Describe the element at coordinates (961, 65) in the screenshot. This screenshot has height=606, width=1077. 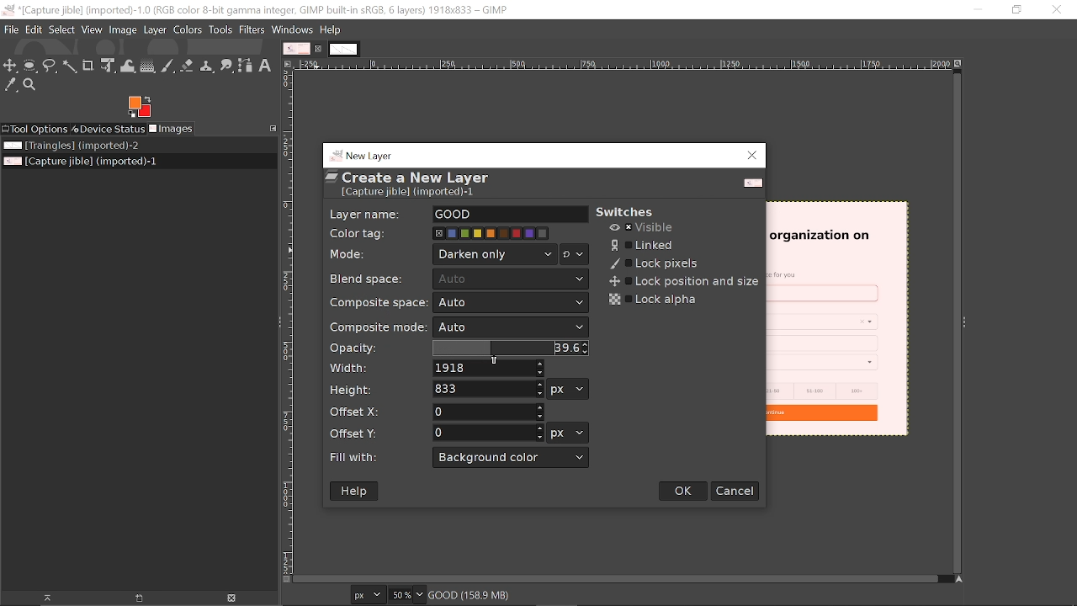
I see `Zoom when window size changes` at that location.